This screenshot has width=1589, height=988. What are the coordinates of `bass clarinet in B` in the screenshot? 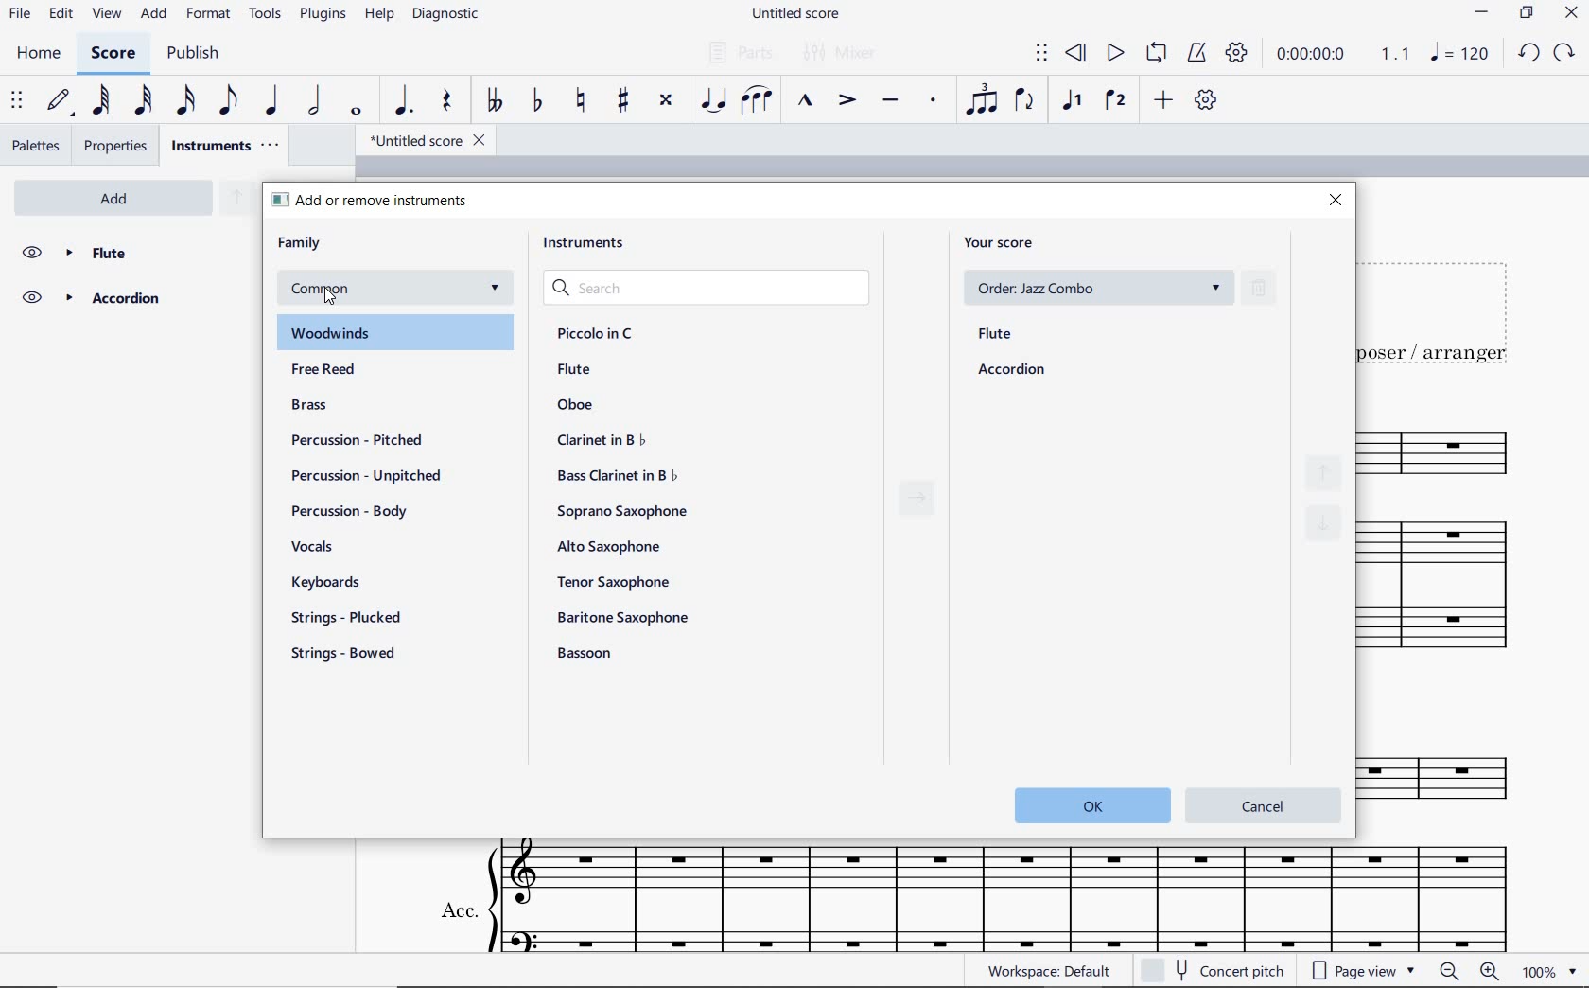 It's located at (615, 476).